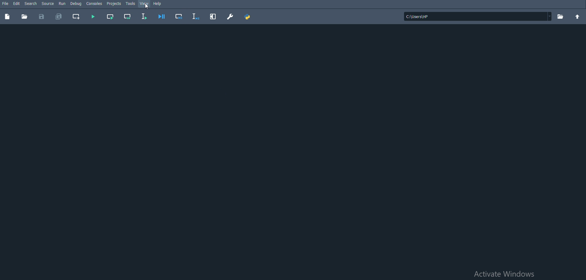  I want to click on Run selection or current line, so click(143, 16).